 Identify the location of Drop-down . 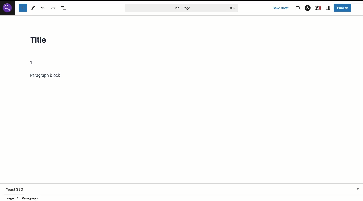
(358, 189).